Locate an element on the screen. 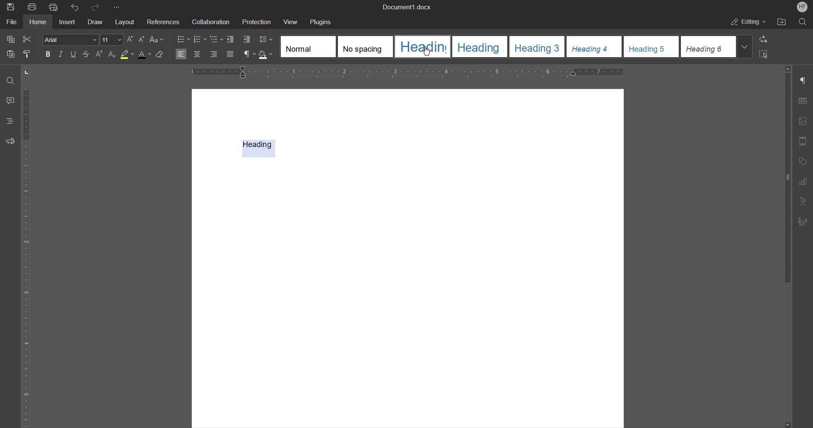  Bold is located at coordinates (48, 55).